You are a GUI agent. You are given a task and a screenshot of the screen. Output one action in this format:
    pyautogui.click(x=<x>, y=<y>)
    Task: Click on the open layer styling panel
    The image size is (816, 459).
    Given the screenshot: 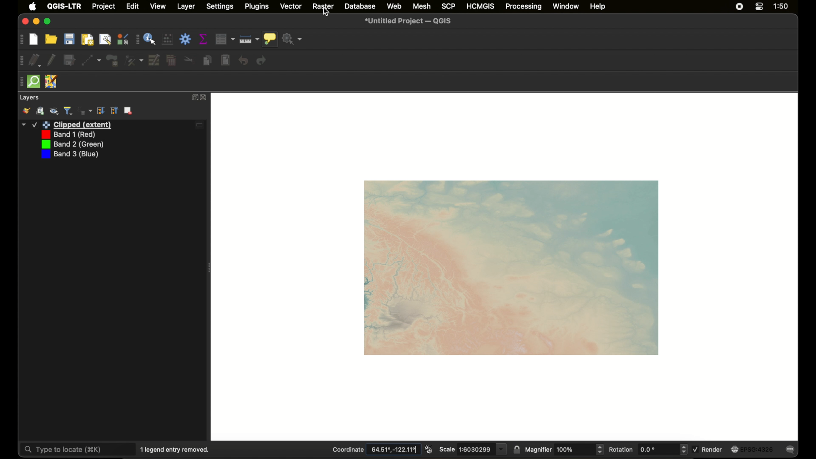 What is the action you would take?
    pyautogui.click(x=26, y=111)
    